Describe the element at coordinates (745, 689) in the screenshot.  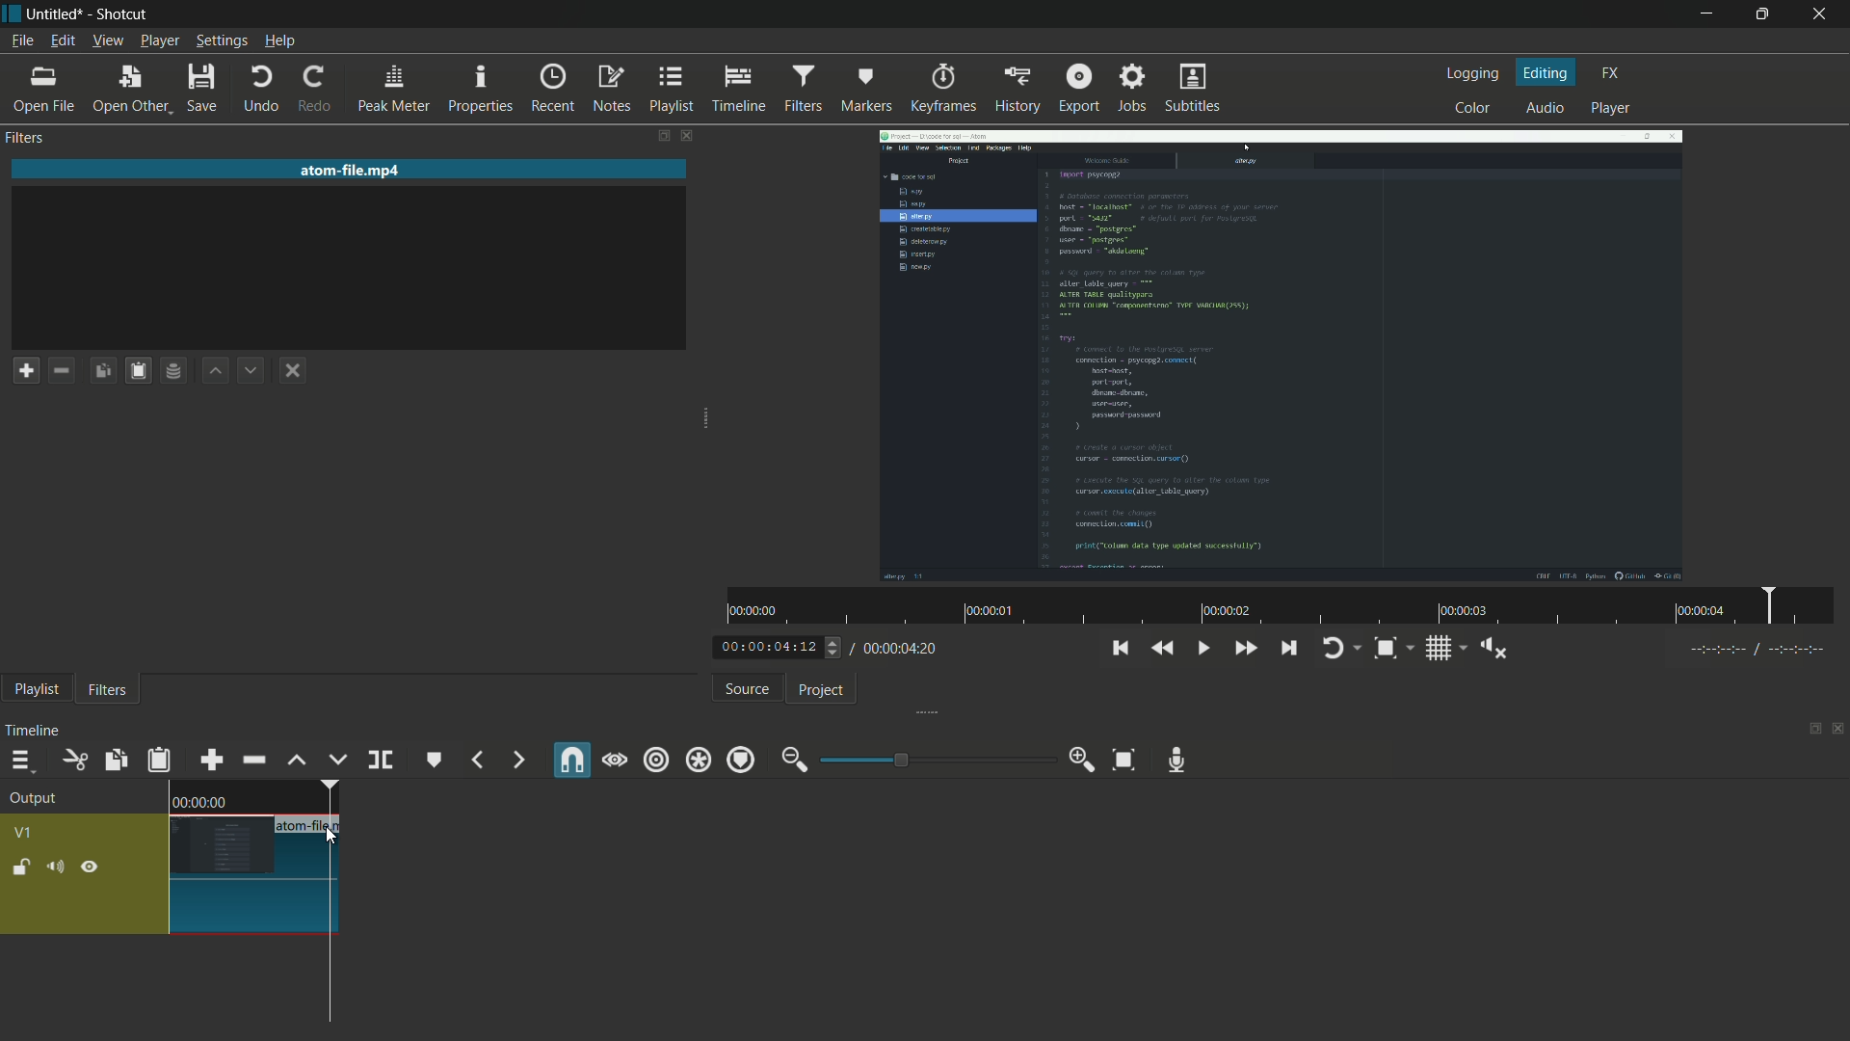
I see `source` at that location.